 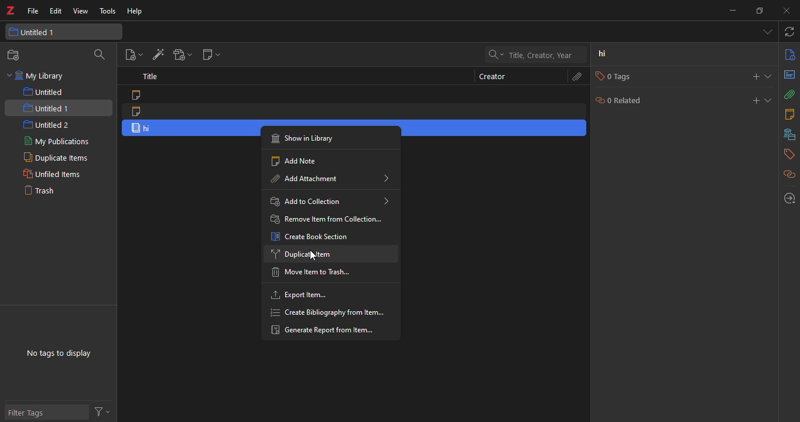 I want to click on add to collection, so click(x=329, y=202).